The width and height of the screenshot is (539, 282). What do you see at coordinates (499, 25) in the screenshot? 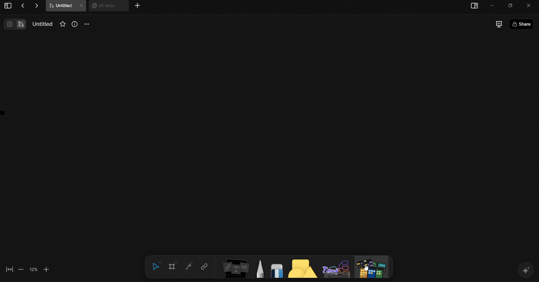
I see `Presentation Mode` at bounding box center [499, 25].